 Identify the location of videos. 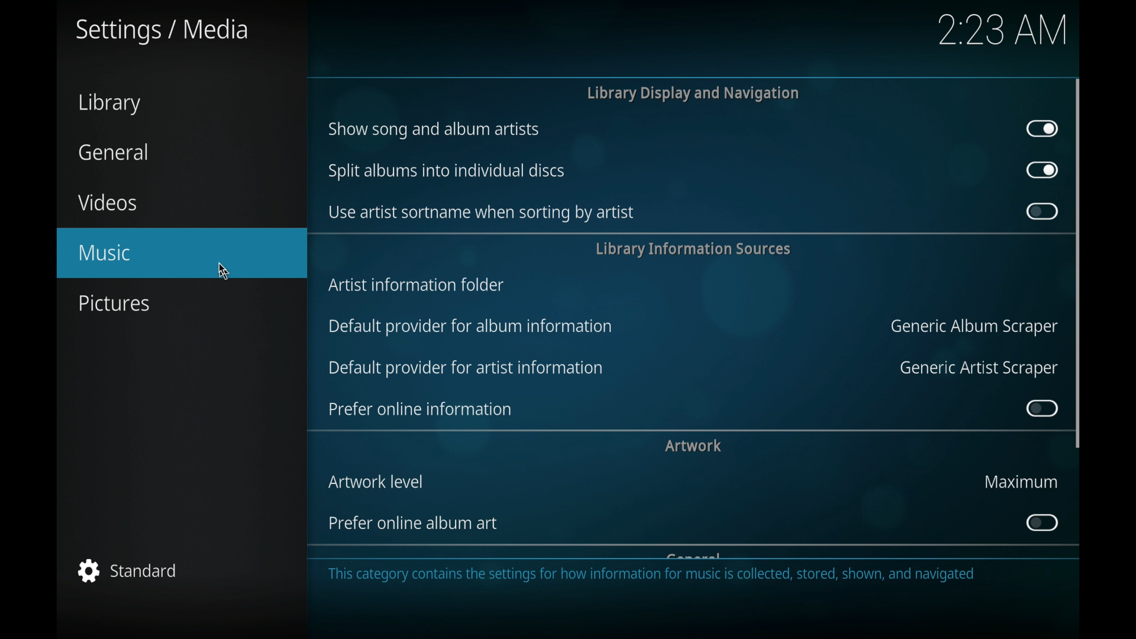
(109, 202).